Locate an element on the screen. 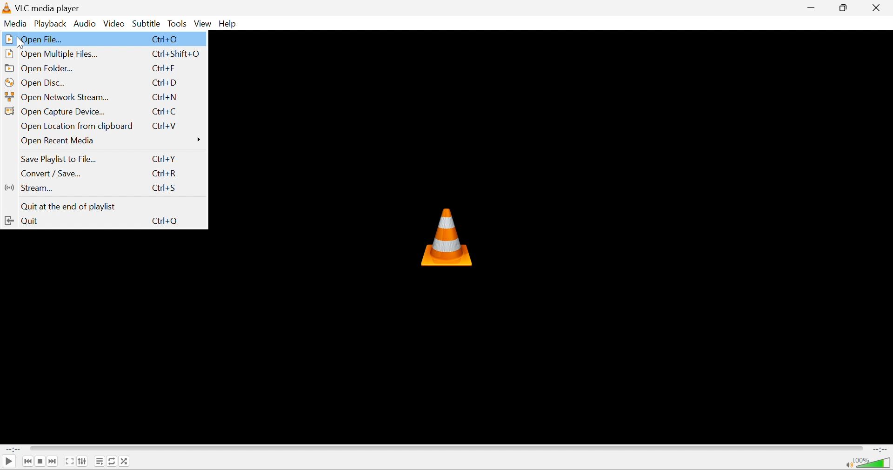 This screenshot has width=893, height=470. Start Time is located at coordinates (13, 450).